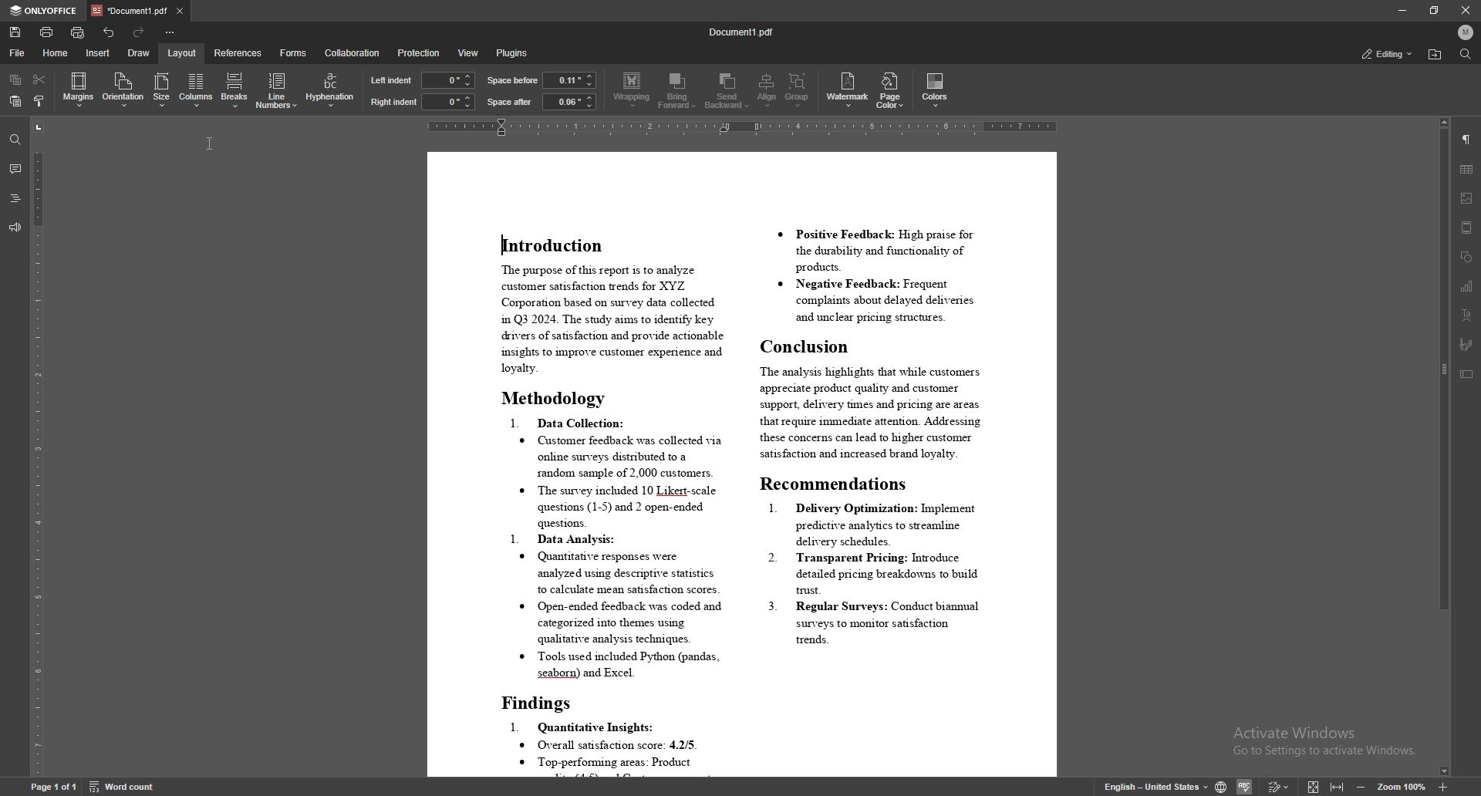 The image size is (1481, 796). I want to click on space before, so click(514, 80).